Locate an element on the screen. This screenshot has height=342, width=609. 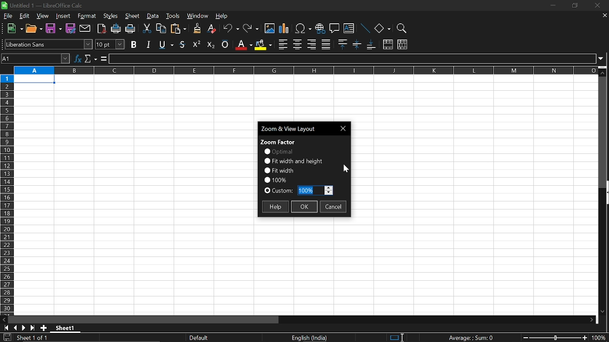
eraser is located at coordinates (212, 29).